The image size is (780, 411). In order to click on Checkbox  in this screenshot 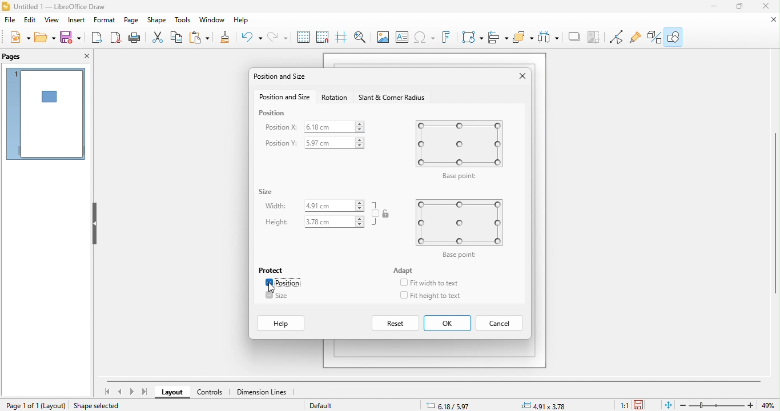, I will do `click(403, 295)`.